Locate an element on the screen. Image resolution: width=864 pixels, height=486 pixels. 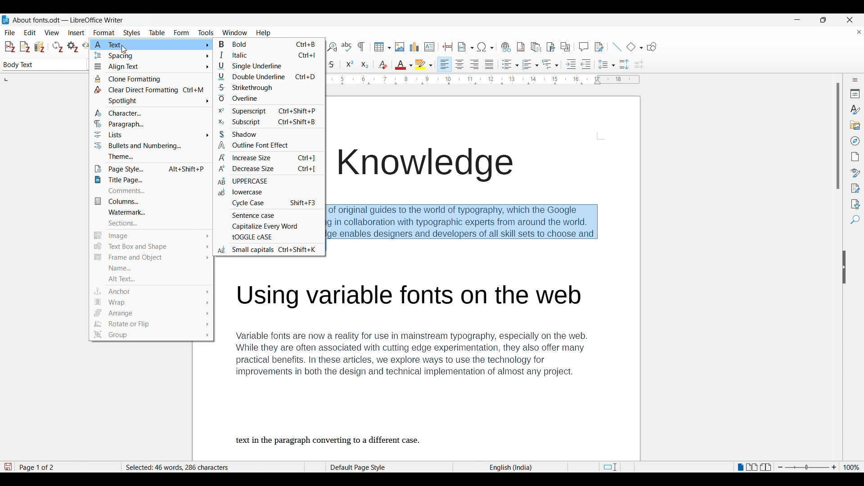
Image is located at coordinates (150, 235).